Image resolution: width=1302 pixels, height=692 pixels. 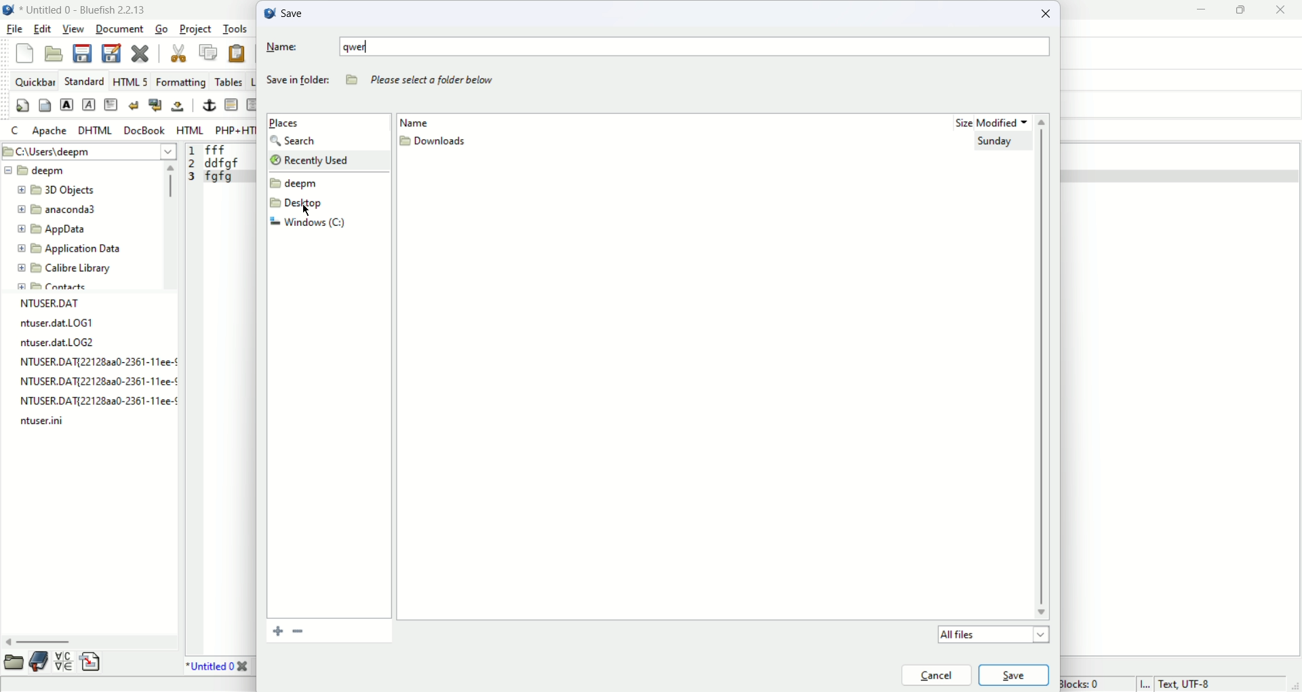 What do you see at coordinates (238, 55) in the screenshot?
I see `paste` at bounding box center [238, 55].